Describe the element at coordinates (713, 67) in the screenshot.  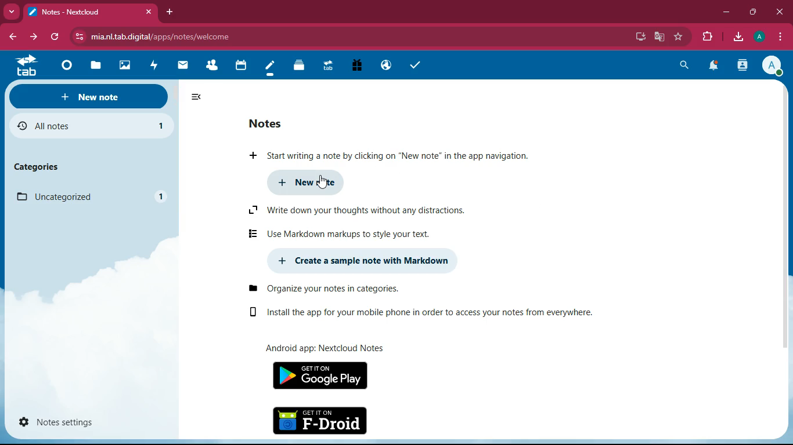
I see `notifications` at that location.